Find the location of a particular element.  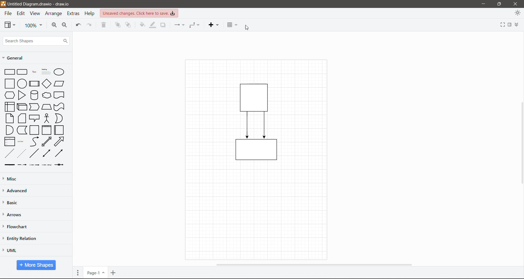

Parallelogram is located at coordinates (59, 84).